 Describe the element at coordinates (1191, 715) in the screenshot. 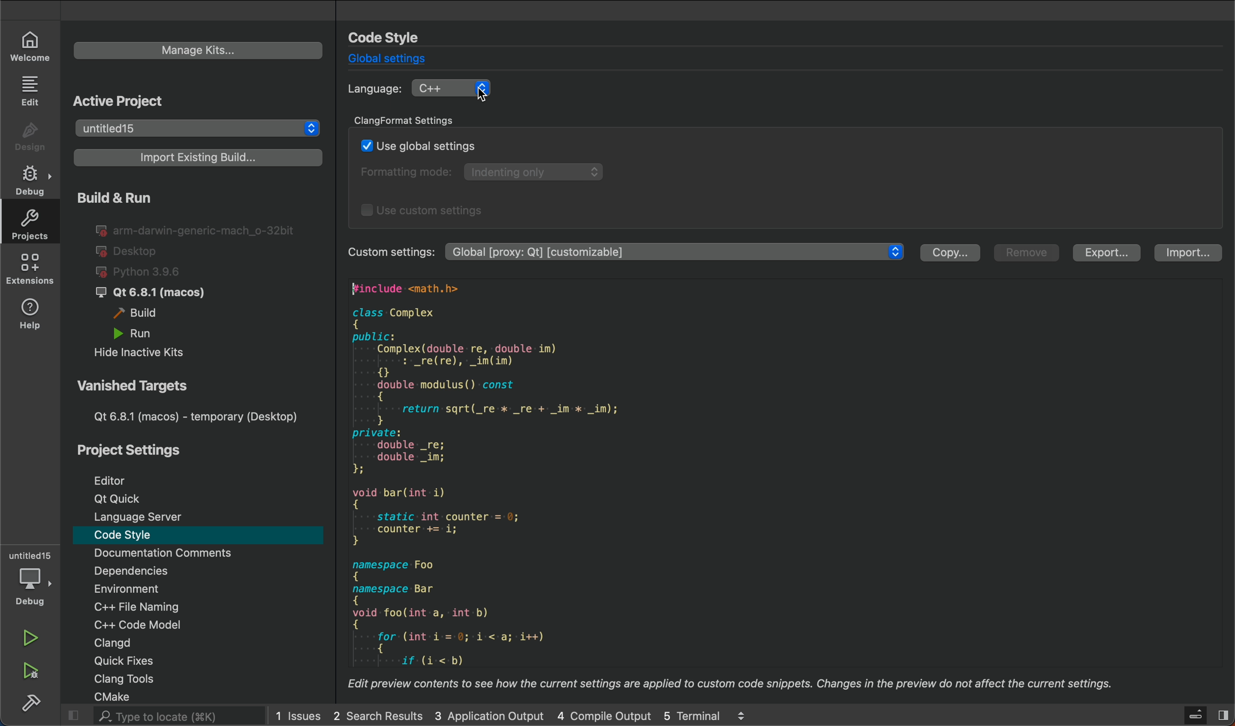

I see `close slide bar` at that location.